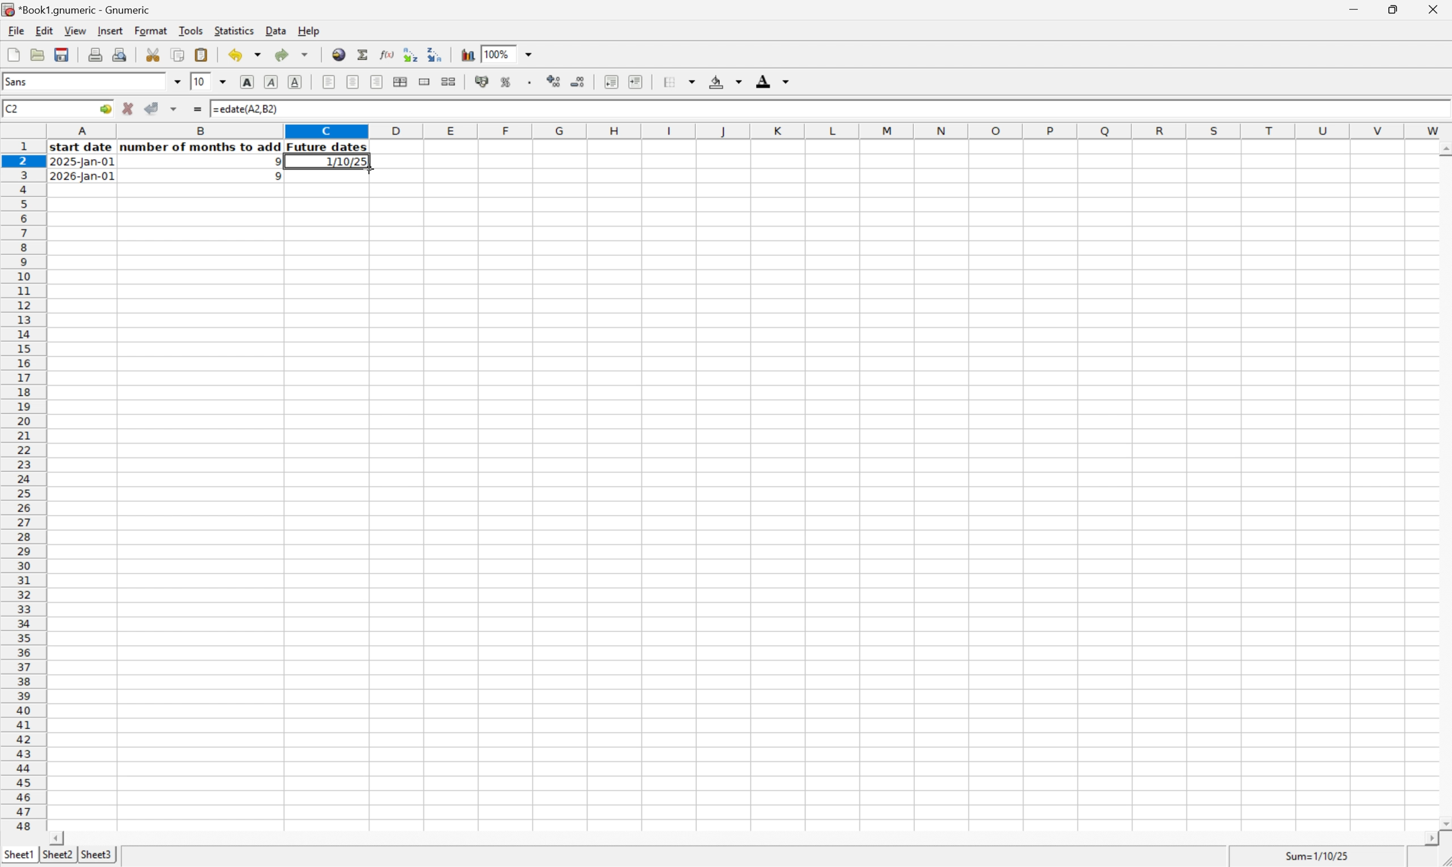 Image resolution: width=1452 pixels, height=867 pixels. What do you see at coordinates (555, 83) in the screenshot?
I see `Increase the number of decimals displayed` at bounding box center [555, 83].